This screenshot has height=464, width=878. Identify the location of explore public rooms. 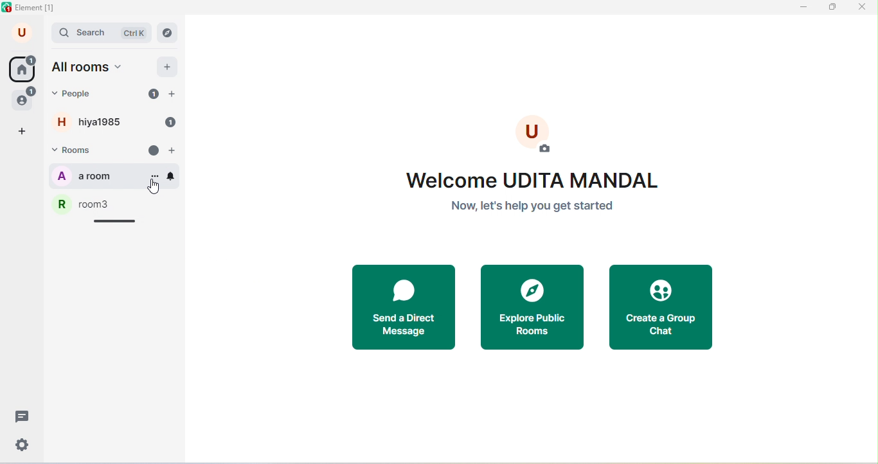
(537, 309).